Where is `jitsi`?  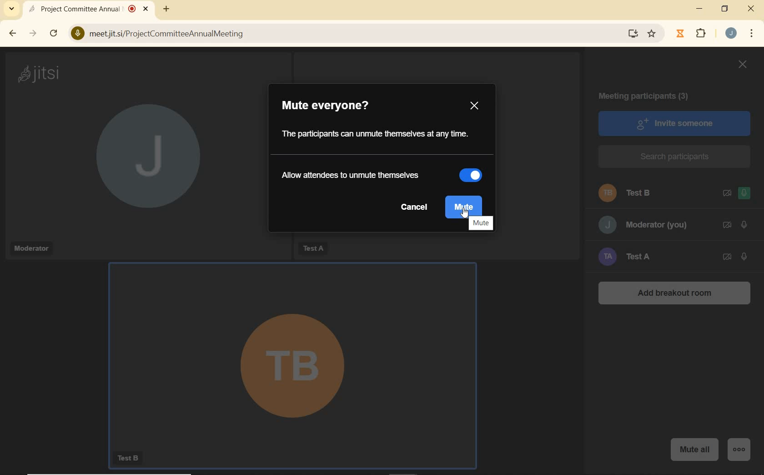
jitsi is located at coordinates (40, 73).